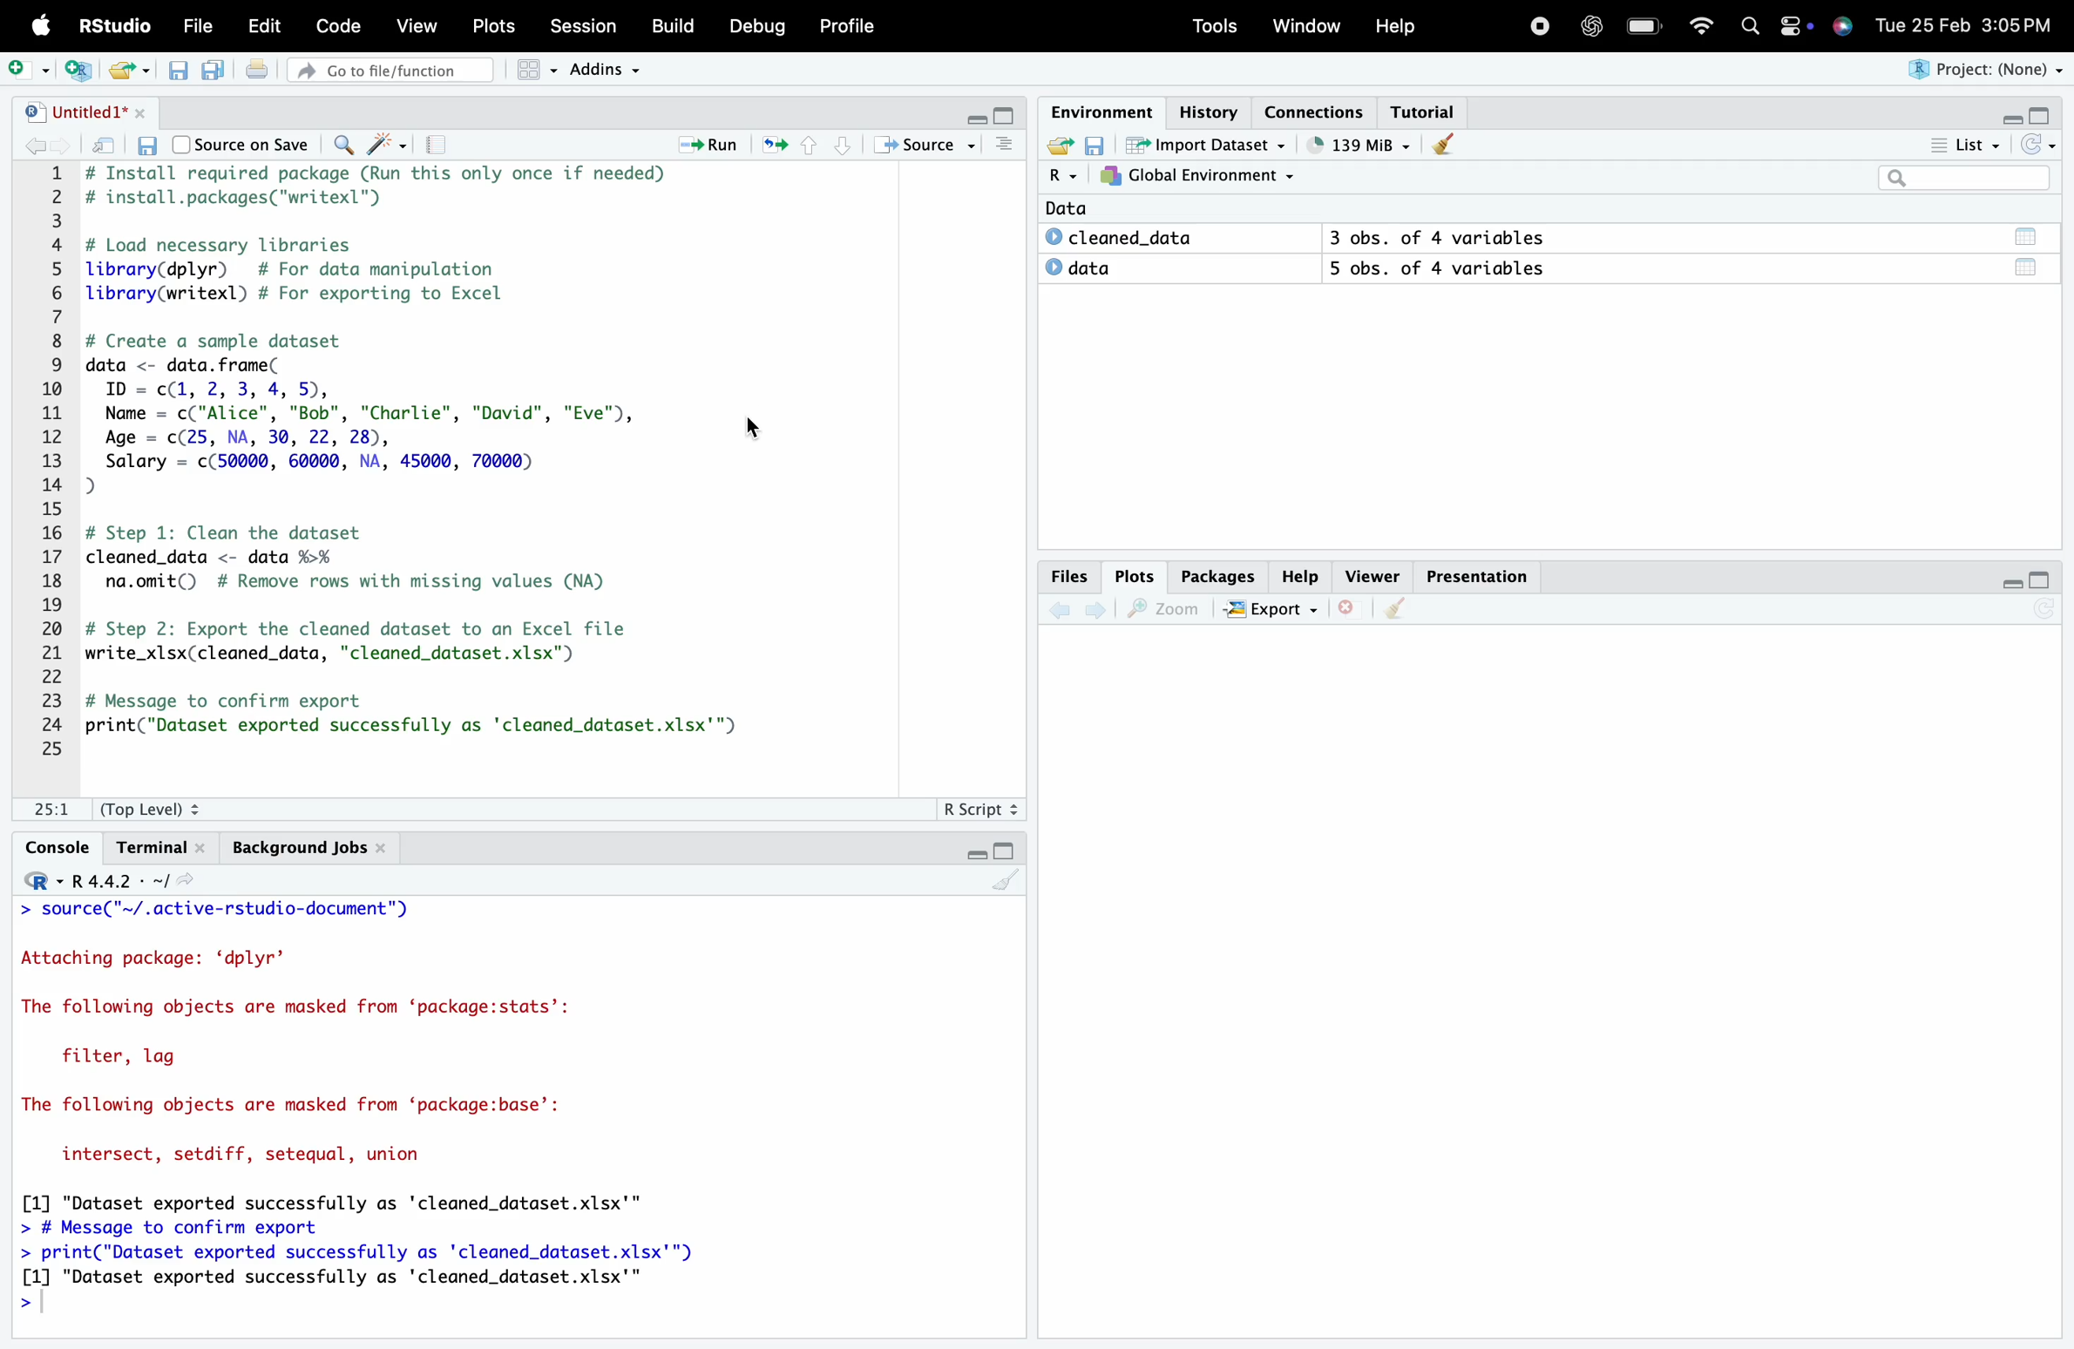  Describe the element at coordinates (1962, 26) in the screenshot. I see `Tue 25 Feb 3:05 PM` at that location.